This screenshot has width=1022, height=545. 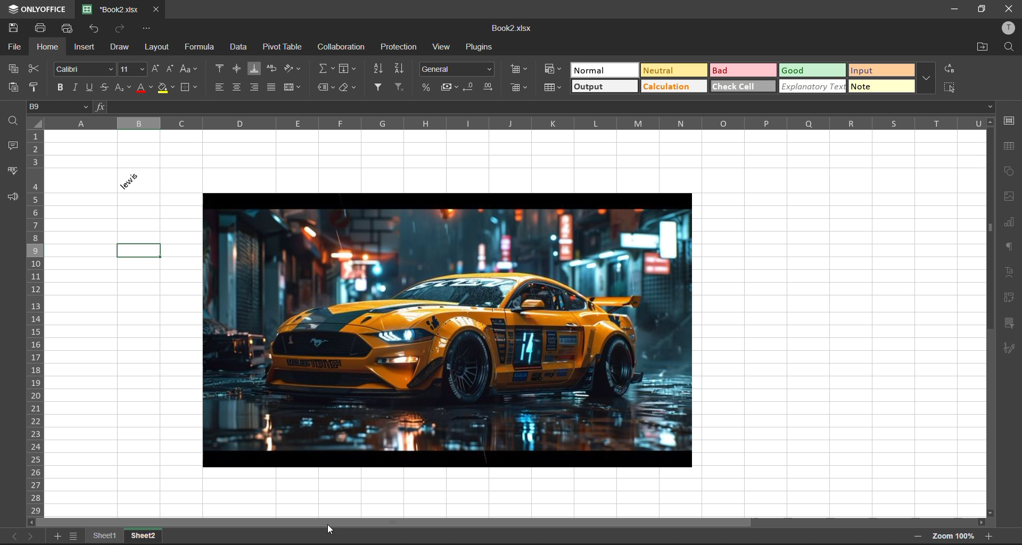 What do you see at coordinates (326, 88) in the screenshot?
I see `named ranges` at bounding box center [326, 88].